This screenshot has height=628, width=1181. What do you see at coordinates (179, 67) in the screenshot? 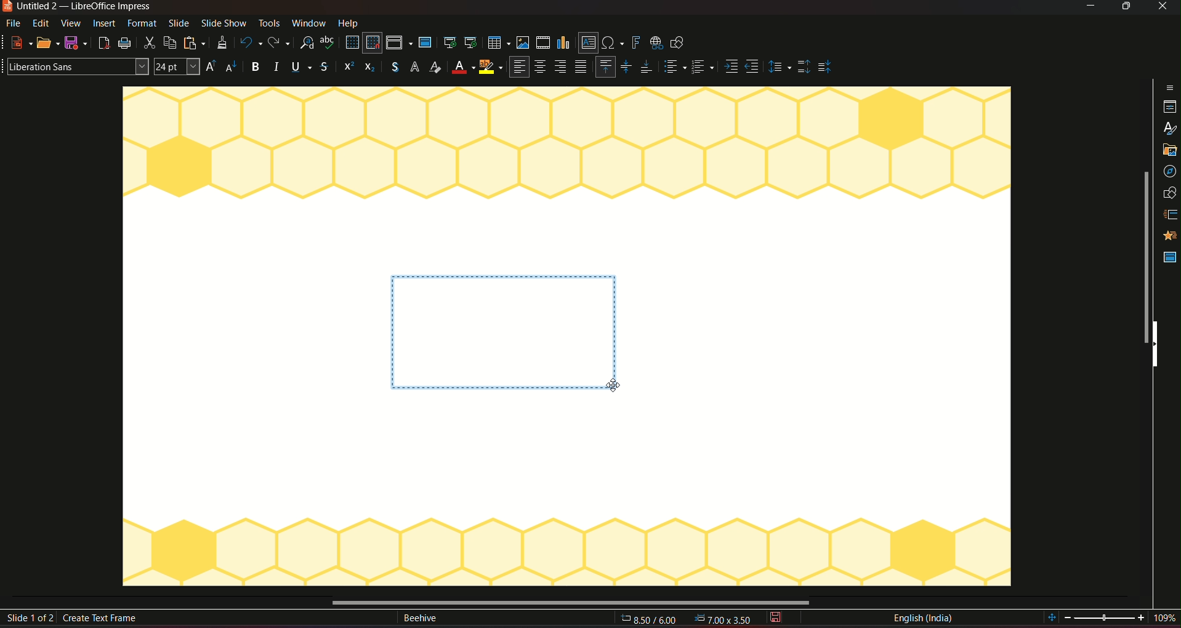
I see `font size` at bounding box center [179, 67].